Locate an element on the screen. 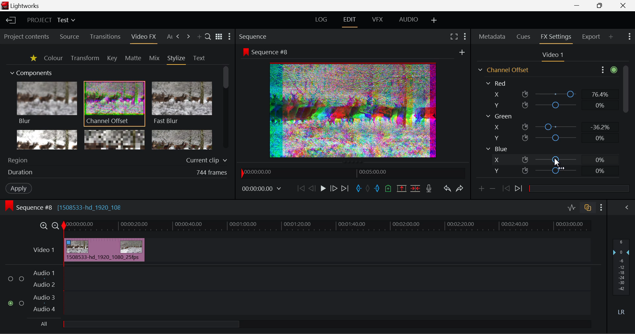 The width and height of the screenshot is (635, 334). Scroll Bar is located at coordinates (625, 123).